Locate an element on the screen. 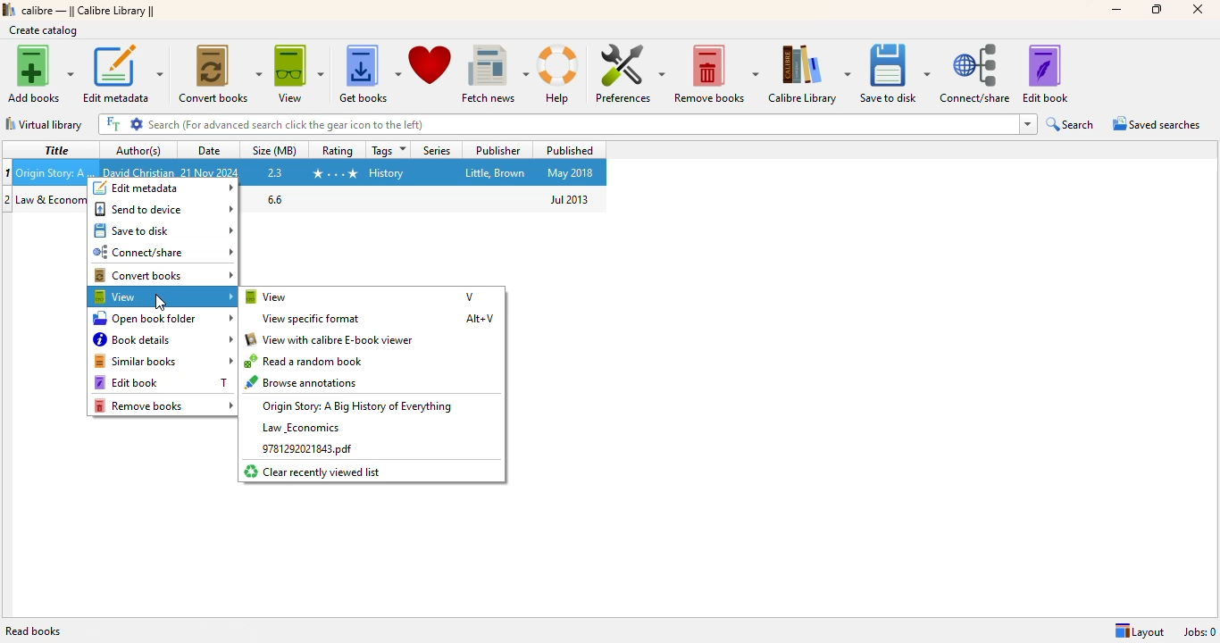  Title is located at coordinates (56, 171).